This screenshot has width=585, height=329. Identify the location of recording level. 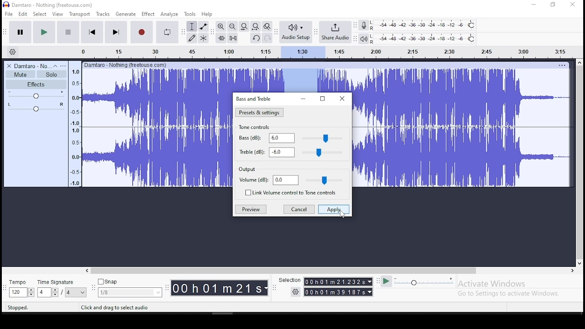
(424, 25).